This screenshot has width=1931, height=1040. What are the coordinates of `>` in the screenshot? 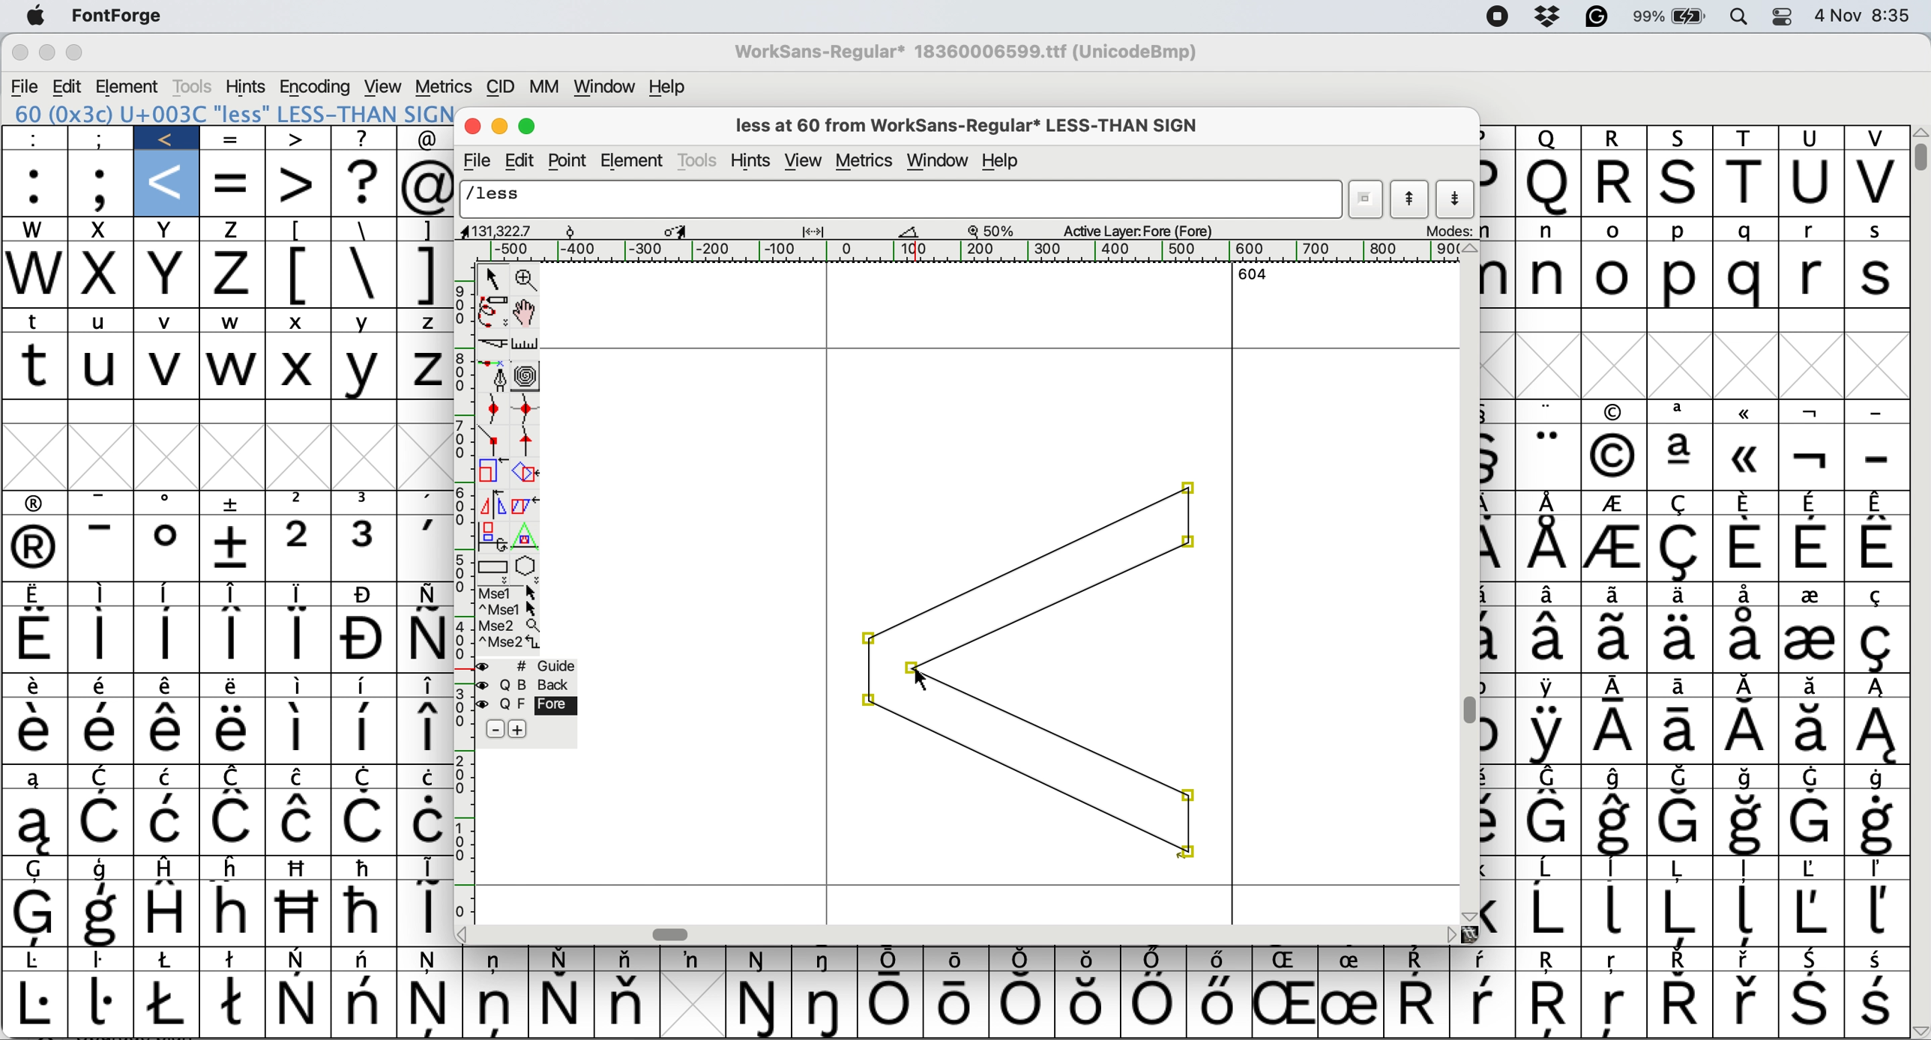 It's located at (298, 185).